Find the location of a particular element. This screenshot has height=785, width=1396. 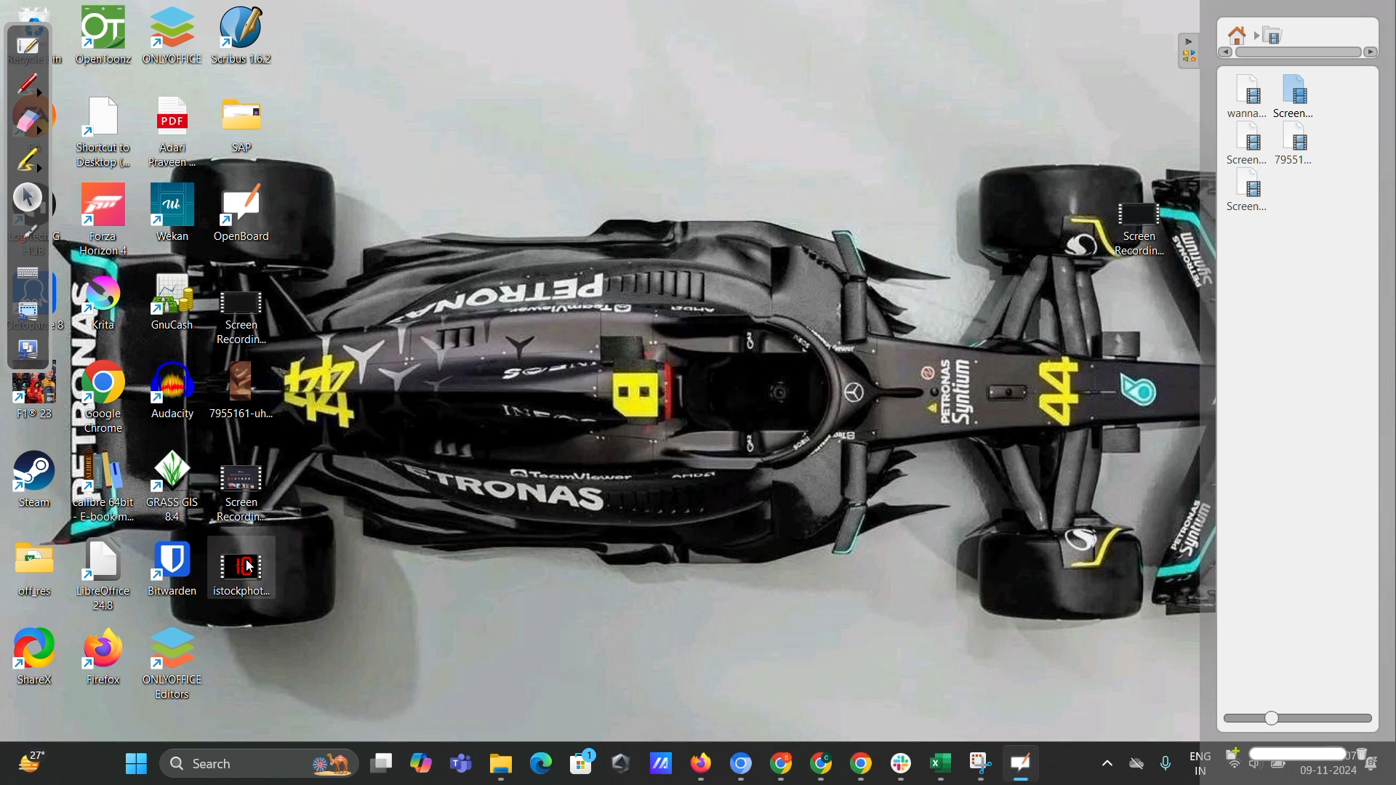

Firefox is located at coordinates (107, 658).